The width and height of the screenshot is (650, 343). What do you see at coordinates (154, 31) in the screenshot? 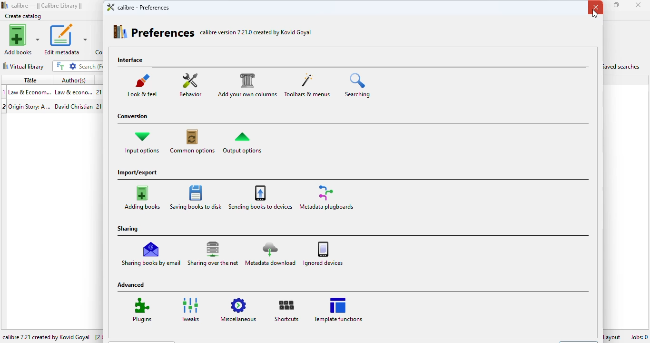
I see `preferences` at bounding box center [154, 31].